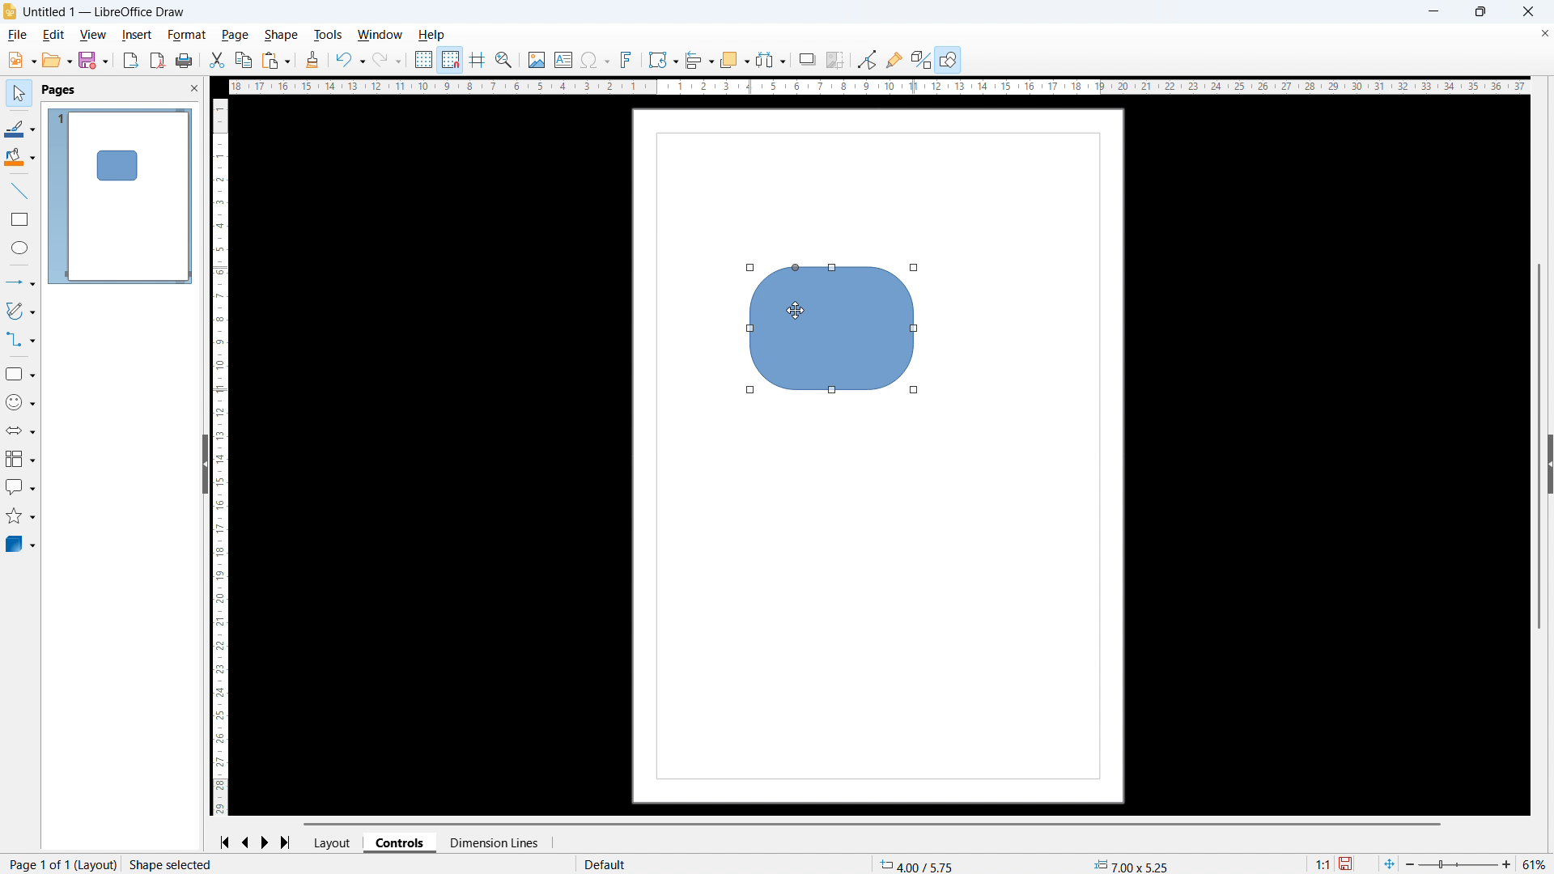 Image resolution: width=1554 pixels, height=874 pixels. Describe the element at coordinates (868, 58) in the screenshot. I see `toggle point edit mode` at that location.